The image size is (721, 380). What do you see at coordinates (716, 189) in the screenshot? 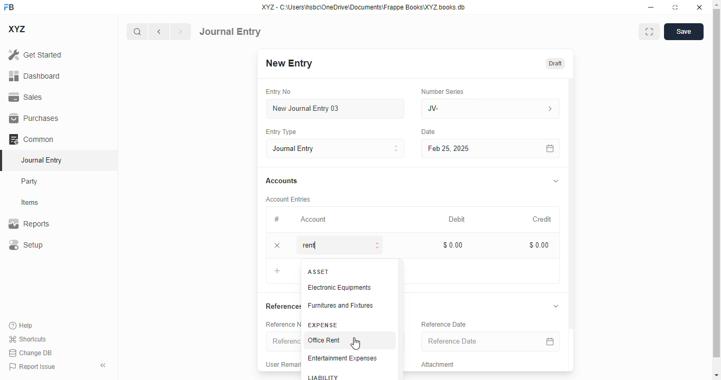
I see `scroll bar` at bounding box center [716, 189].